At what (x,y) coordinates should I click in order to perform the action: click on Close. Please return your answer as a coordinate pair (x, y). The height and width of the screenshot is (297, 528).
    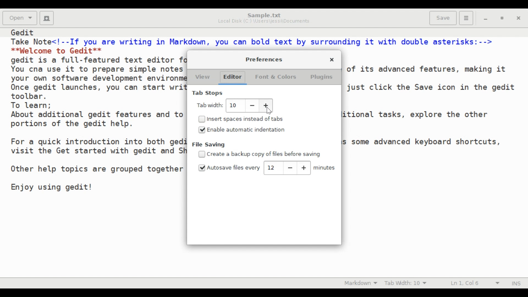
    Looking at the image, I should click on (331, 60).